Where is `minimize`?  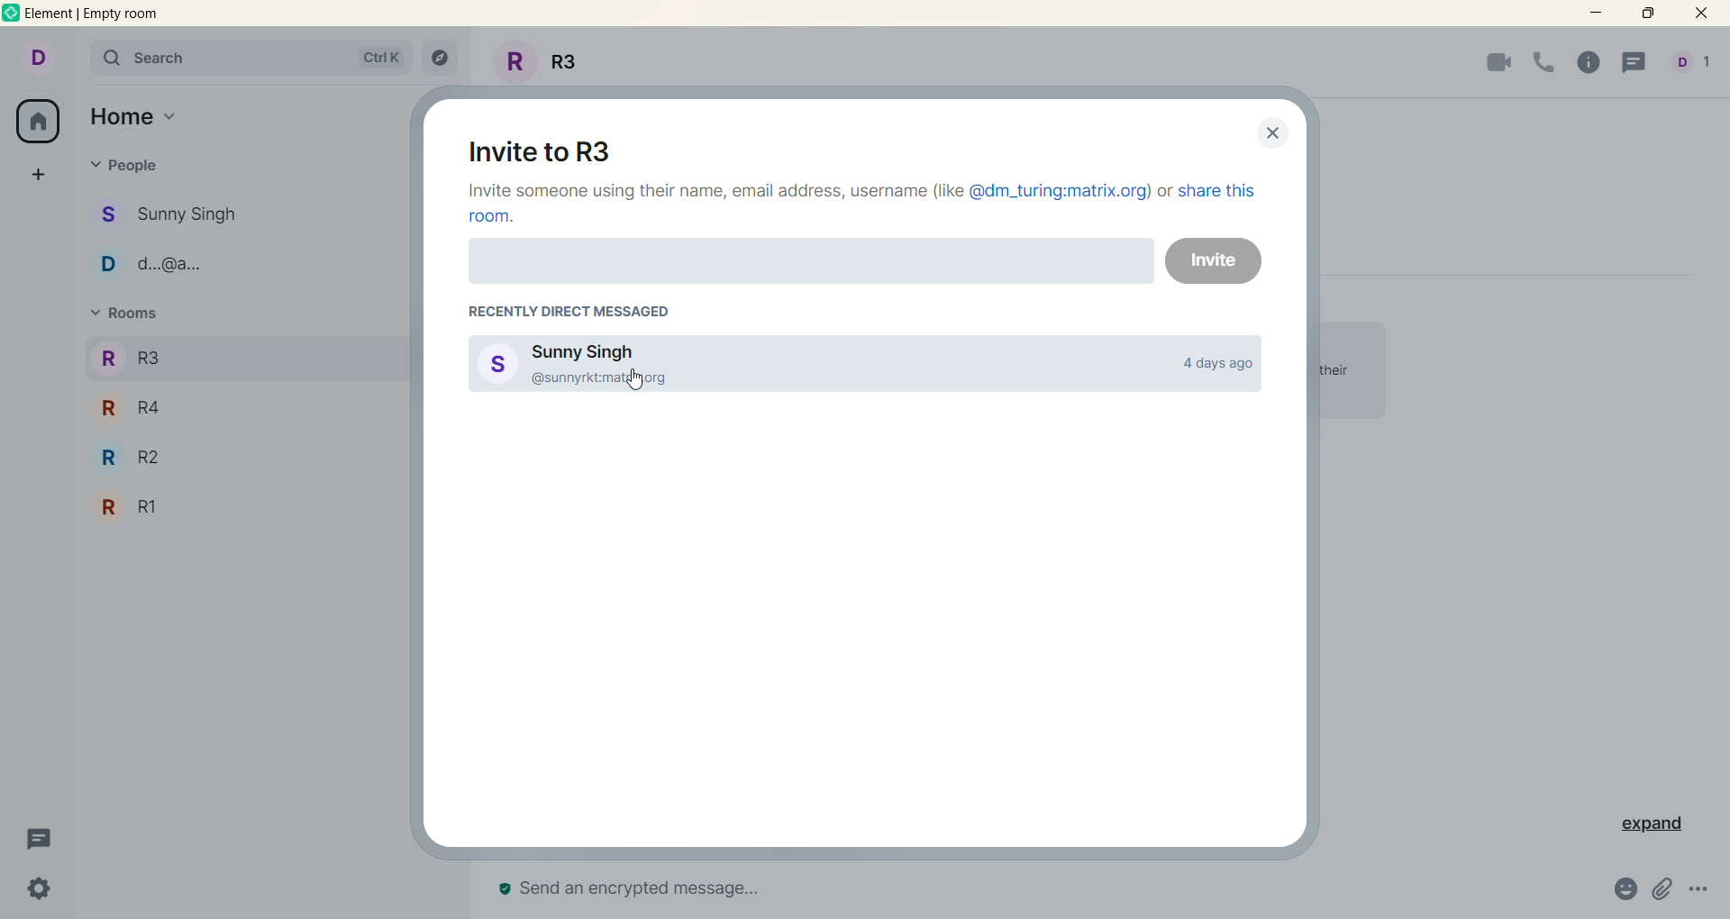
minimize is located at coordinates (1597, 18).